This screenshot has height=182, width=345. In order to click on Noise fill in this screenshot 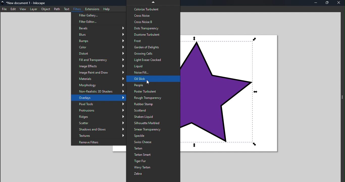, I will do `click(153, 72)`.